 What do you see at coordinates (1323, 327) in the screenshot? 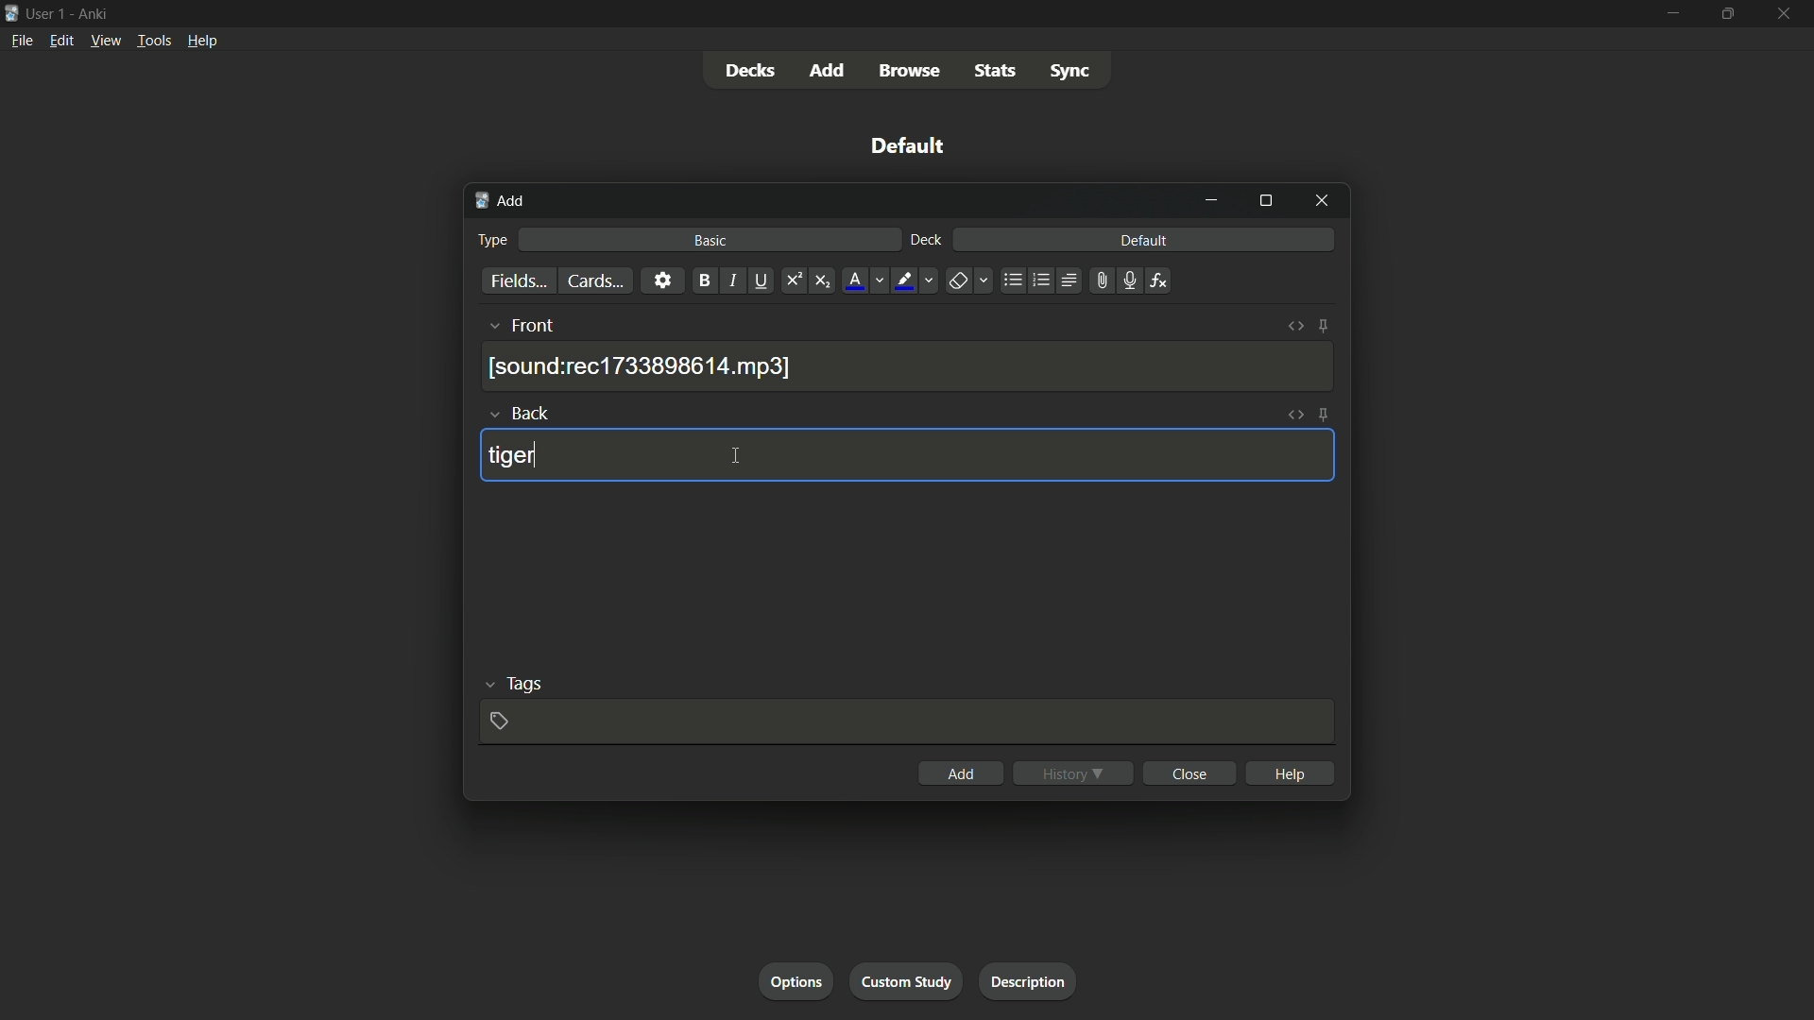
I see `toggle sticky` at bounding box center [1323, 327].